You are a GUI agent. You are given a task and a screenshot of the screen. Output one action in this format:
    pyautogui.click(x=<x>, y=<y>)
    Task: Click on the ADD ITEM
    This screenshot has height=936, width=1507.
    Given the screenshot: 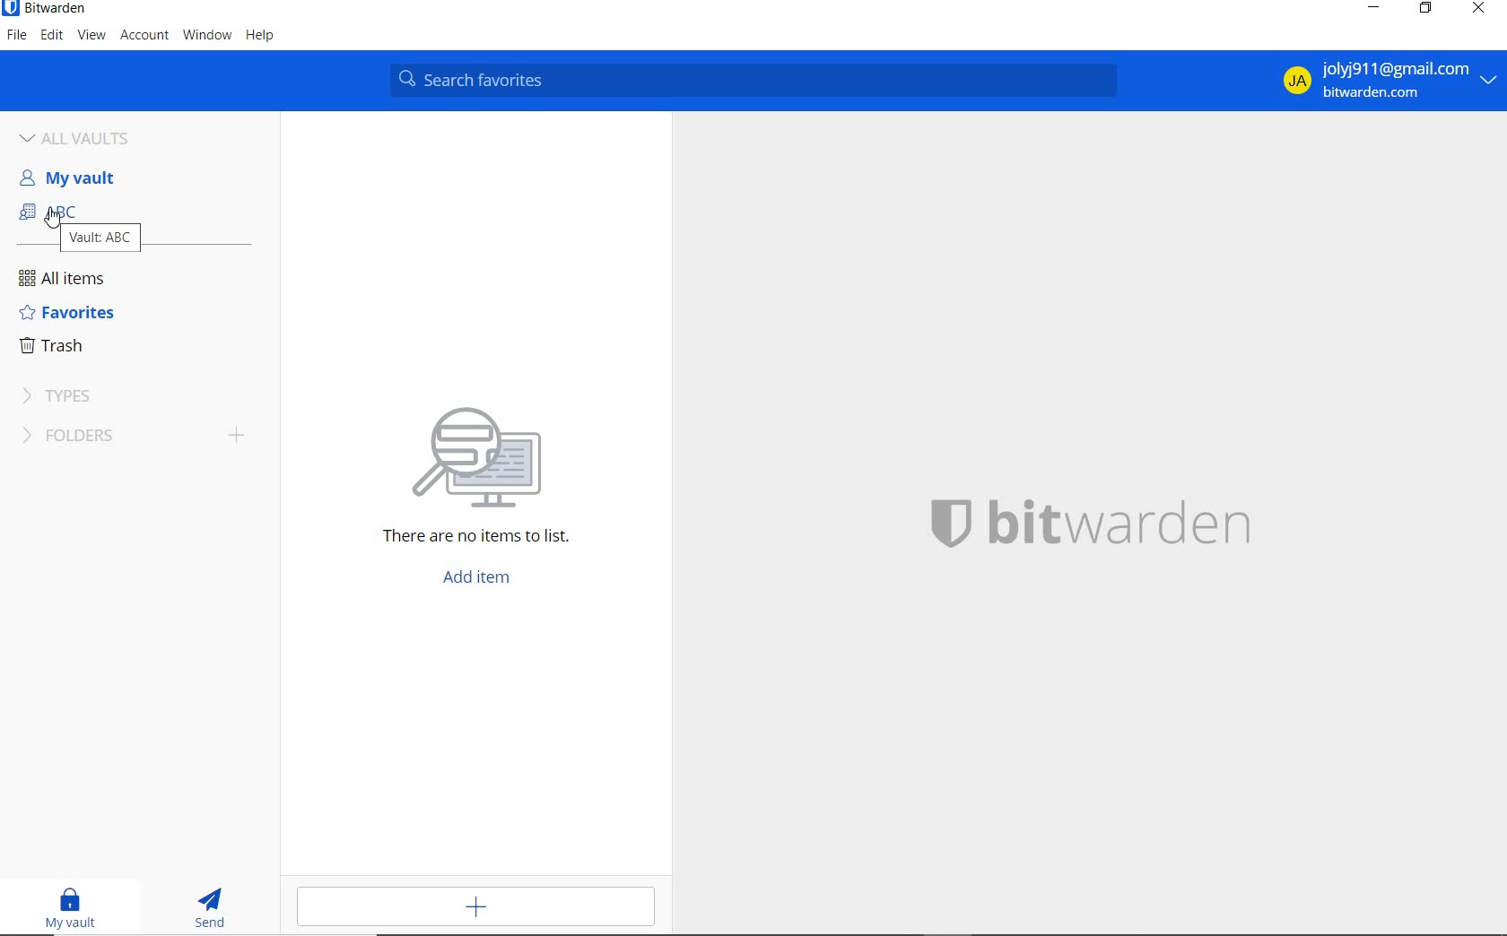 What is the action you would take?
    pyautogui.click(x=481, y=906)
    